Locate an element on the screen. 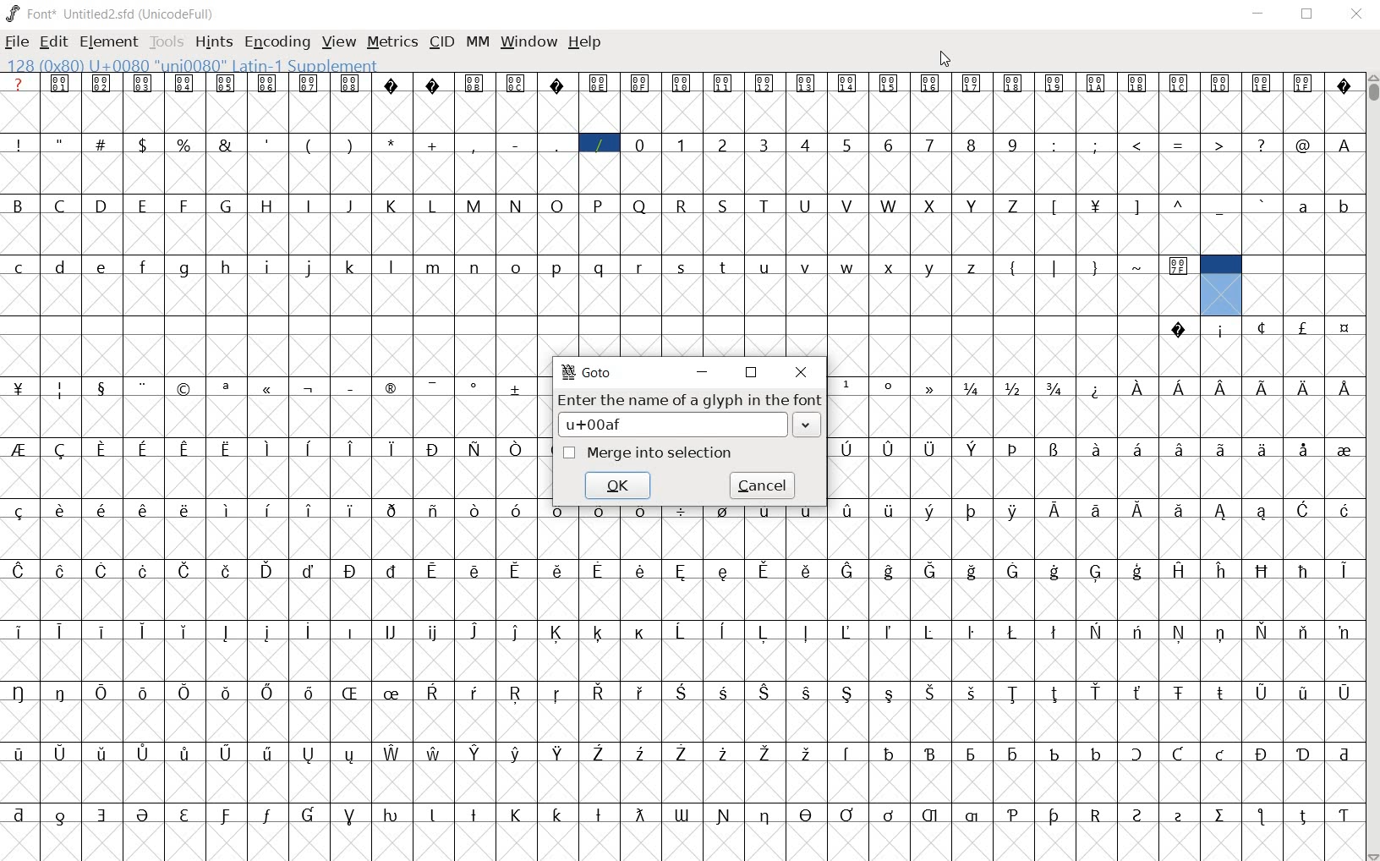 Image resolution: width=1380 pixels, height=861 pixels. Symbol is located at coordinates (311, 814).